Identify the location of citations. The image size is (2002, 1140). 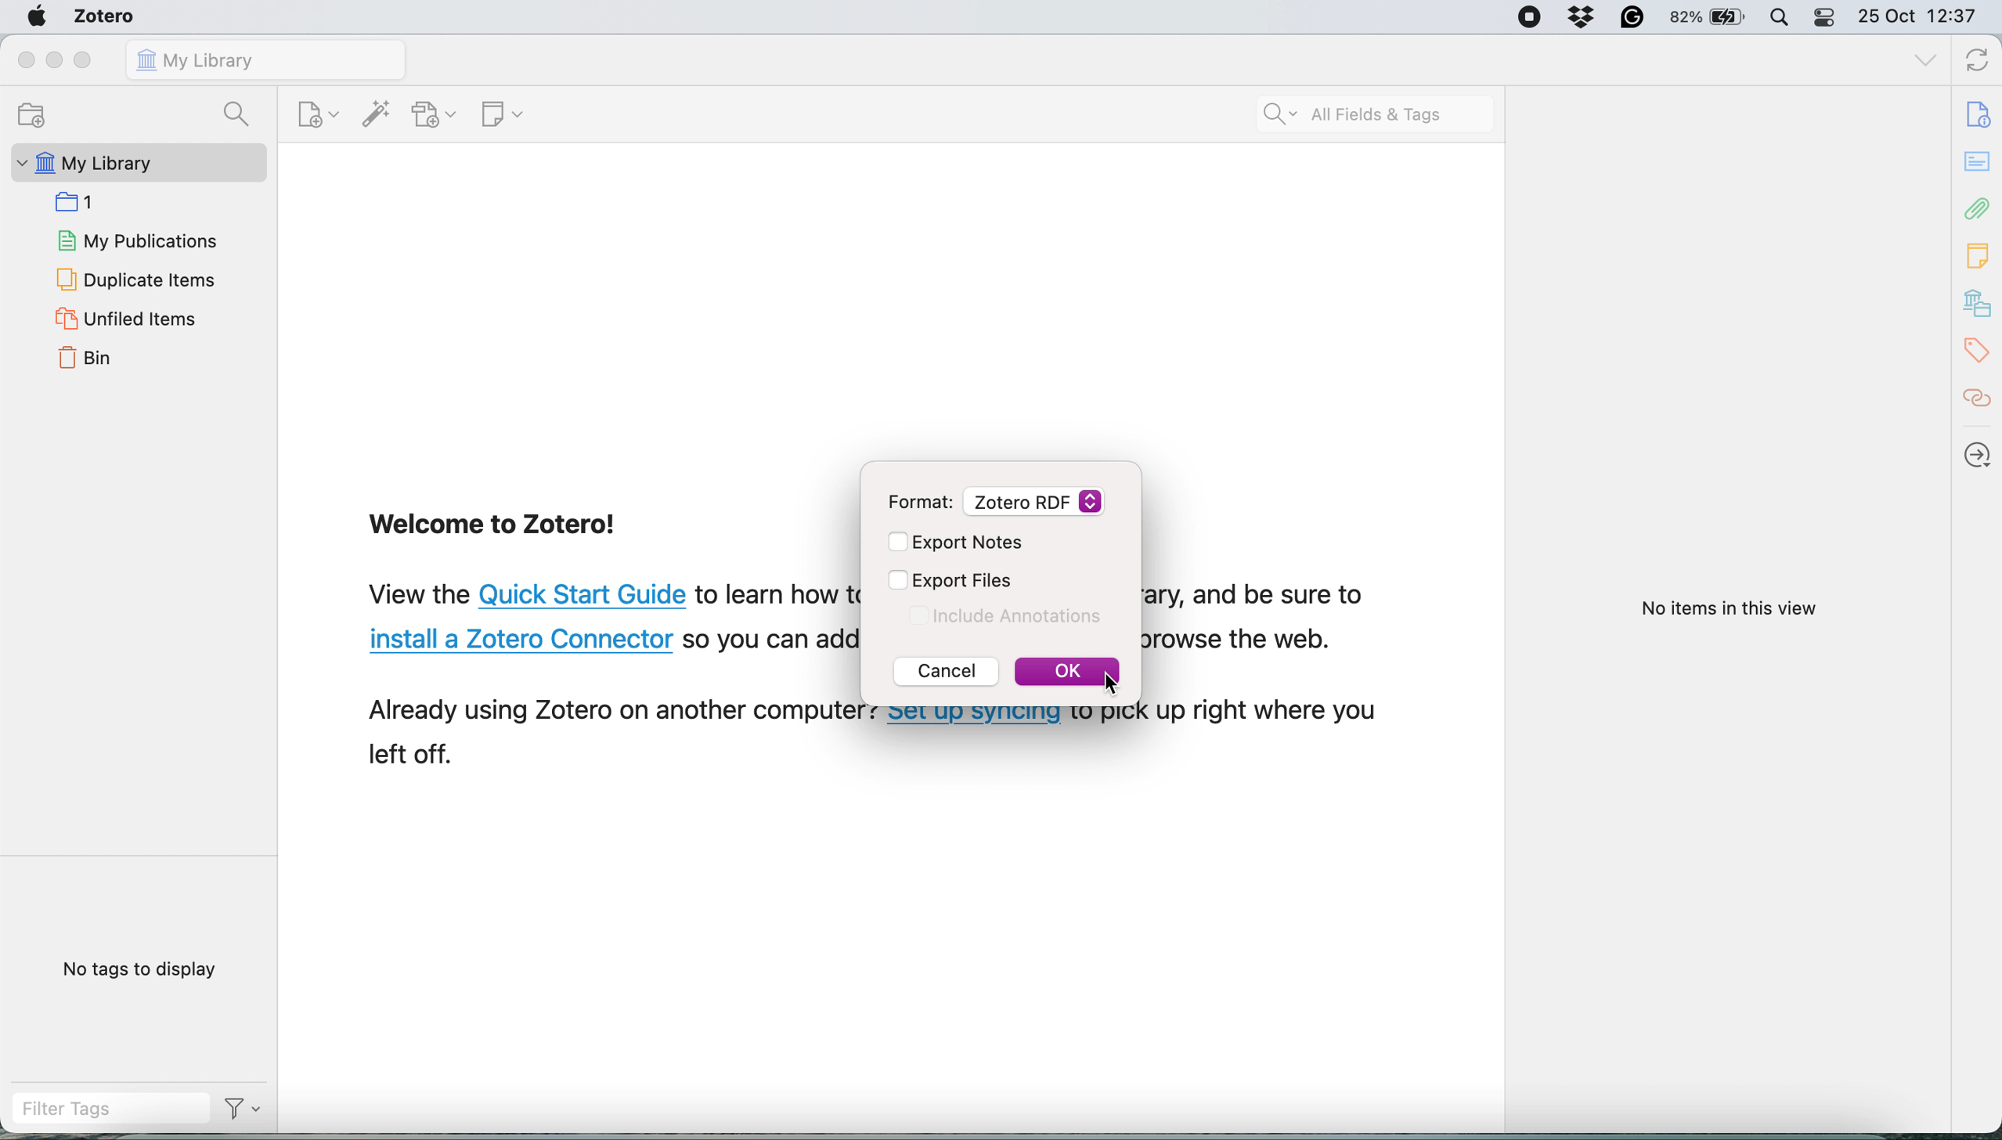
(1981, 402).